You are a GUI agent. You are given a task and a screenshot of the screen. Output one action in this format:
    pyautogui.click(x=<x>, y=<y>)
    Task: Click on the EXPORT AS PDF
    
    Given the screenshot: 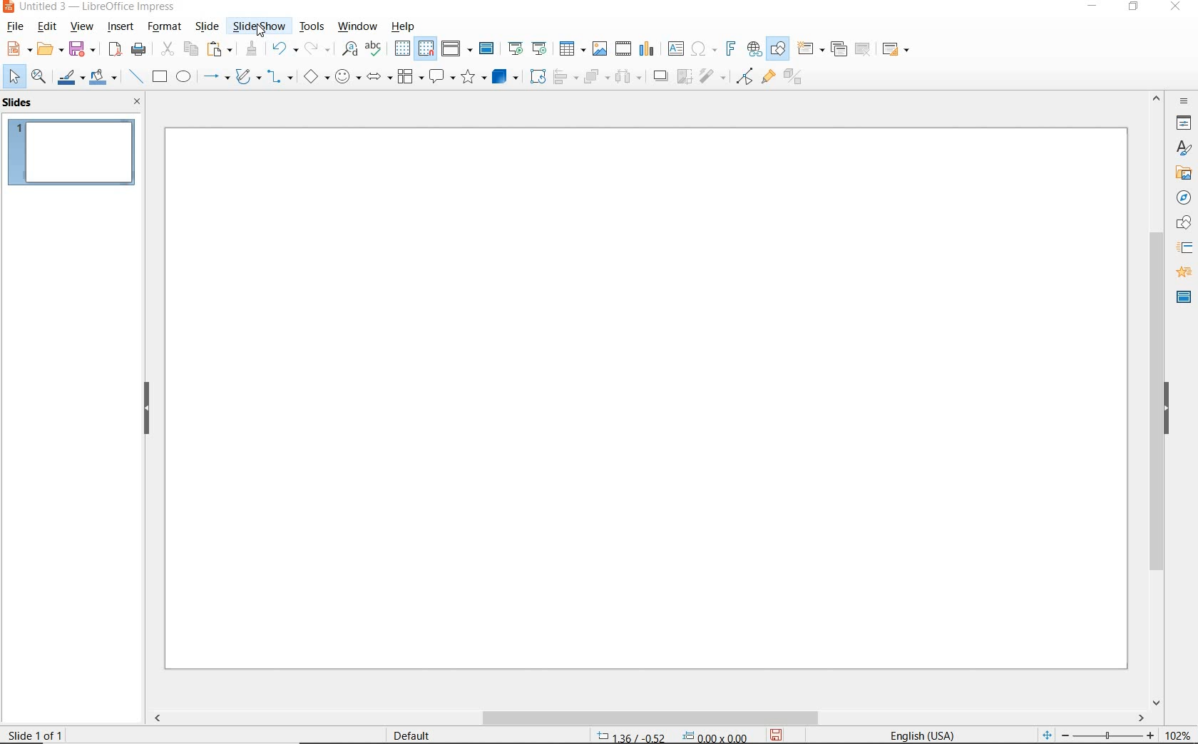 What is the action you would take?
    pyautogui.click(x=116, y=50)
    